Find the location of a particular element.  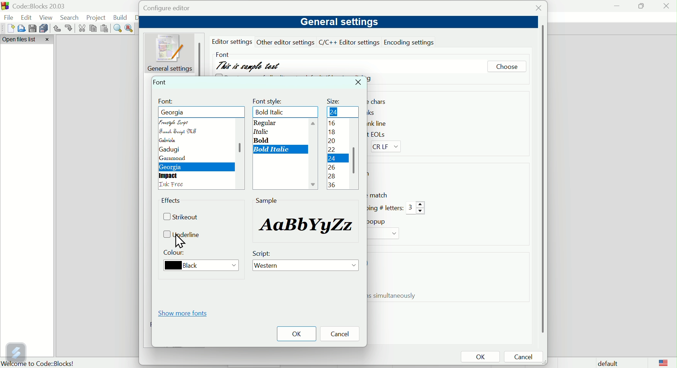

line is located at coordinates (382, 123).